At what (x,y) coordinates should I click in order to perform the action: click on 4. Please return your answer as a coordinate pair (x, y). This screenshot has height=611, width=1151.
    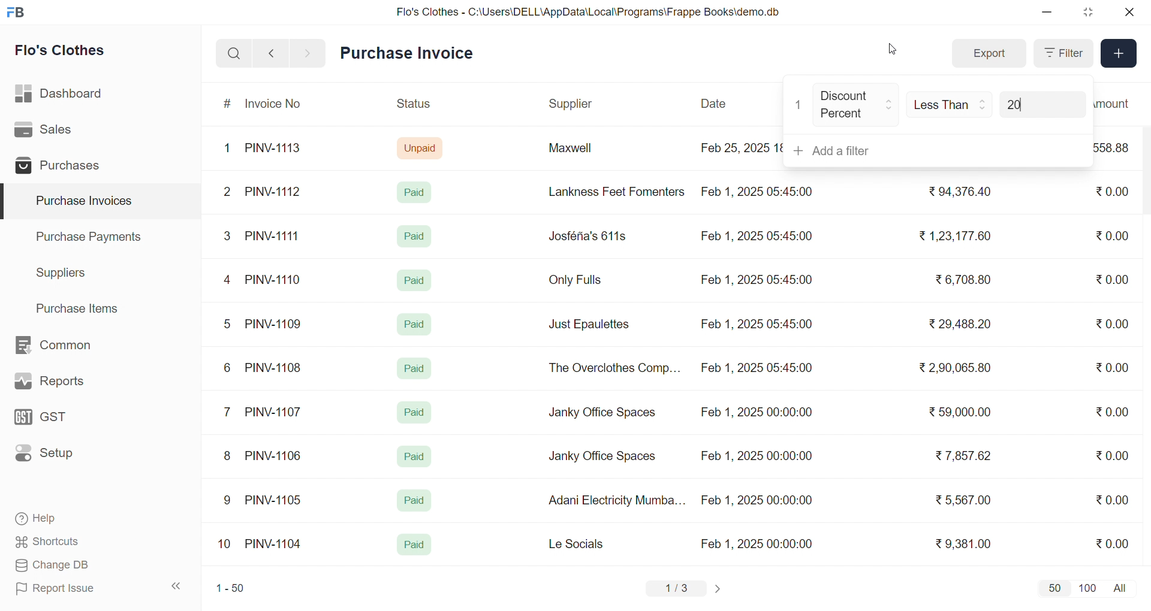
    Looking at the image, I should click on (230, 280).